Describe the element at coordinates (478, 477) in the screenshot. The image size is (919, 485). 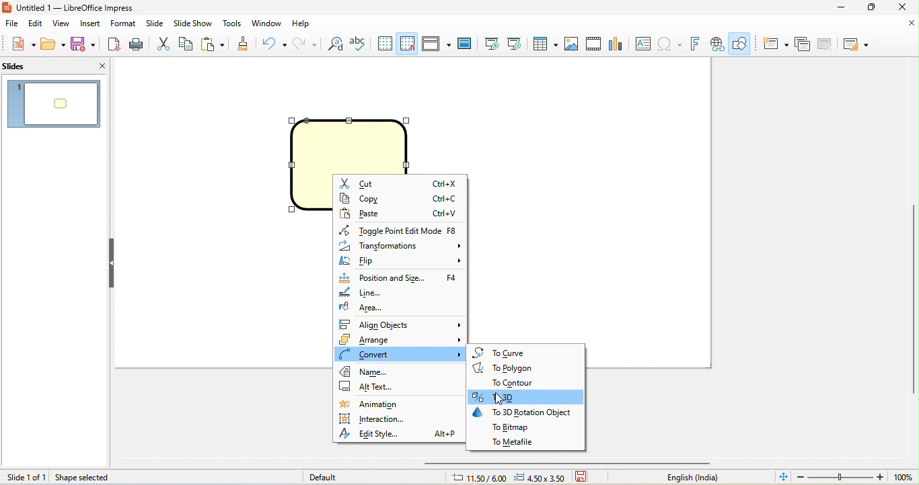
I see `11.50/6.00` at that location.